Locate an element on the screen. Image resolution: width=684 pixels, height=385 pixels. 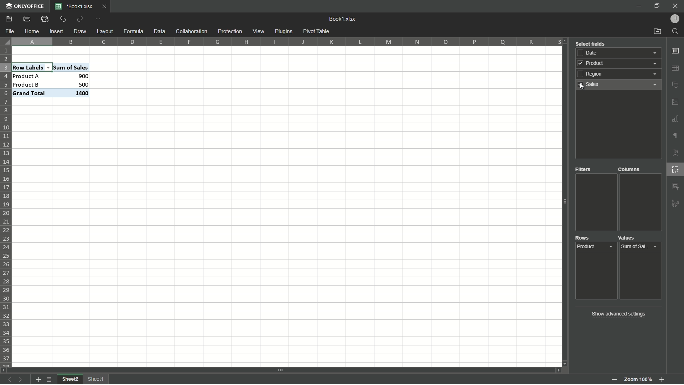
Product is located at coordinates (597, 248).